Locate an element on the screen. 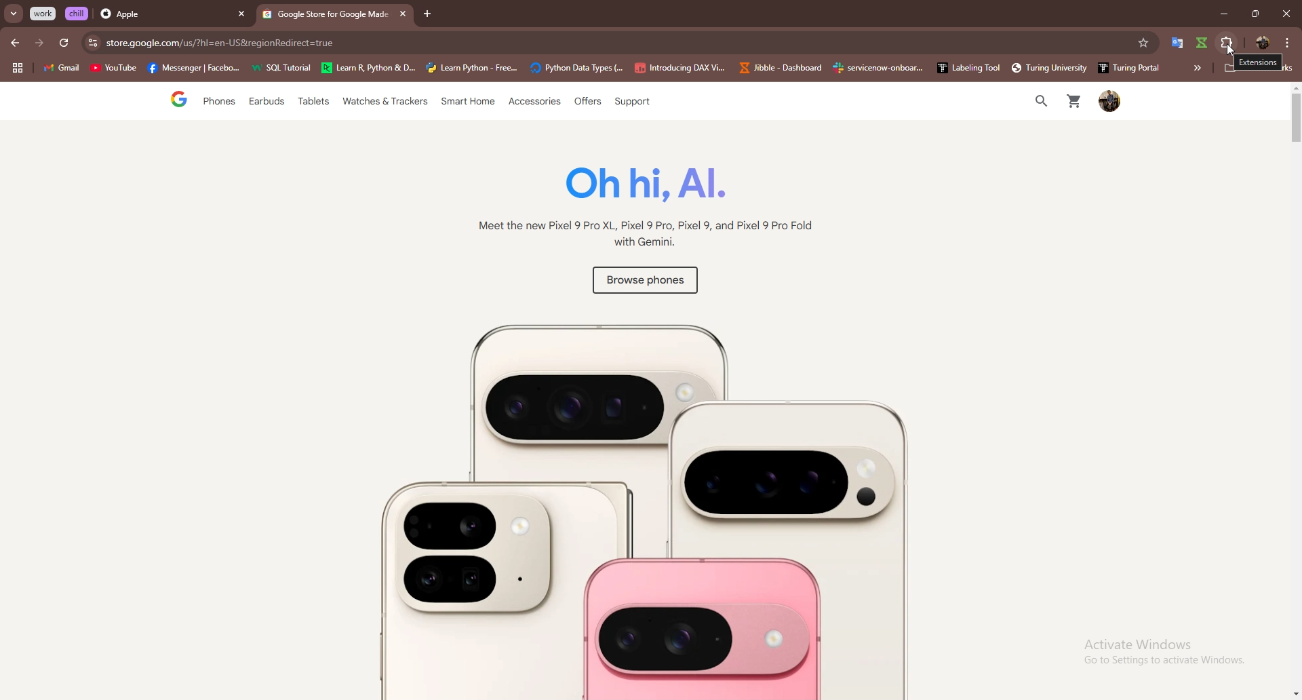  YouTube is located at coordinates (113, 70).